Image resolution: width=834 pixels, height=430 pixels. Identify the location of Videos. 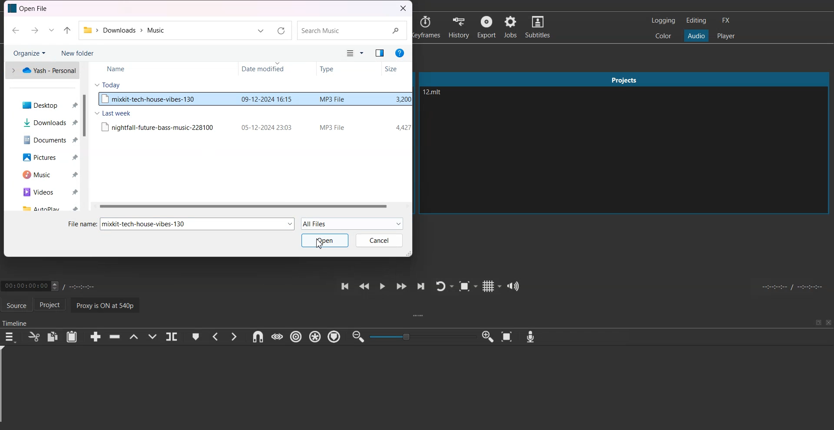
(46, 192).